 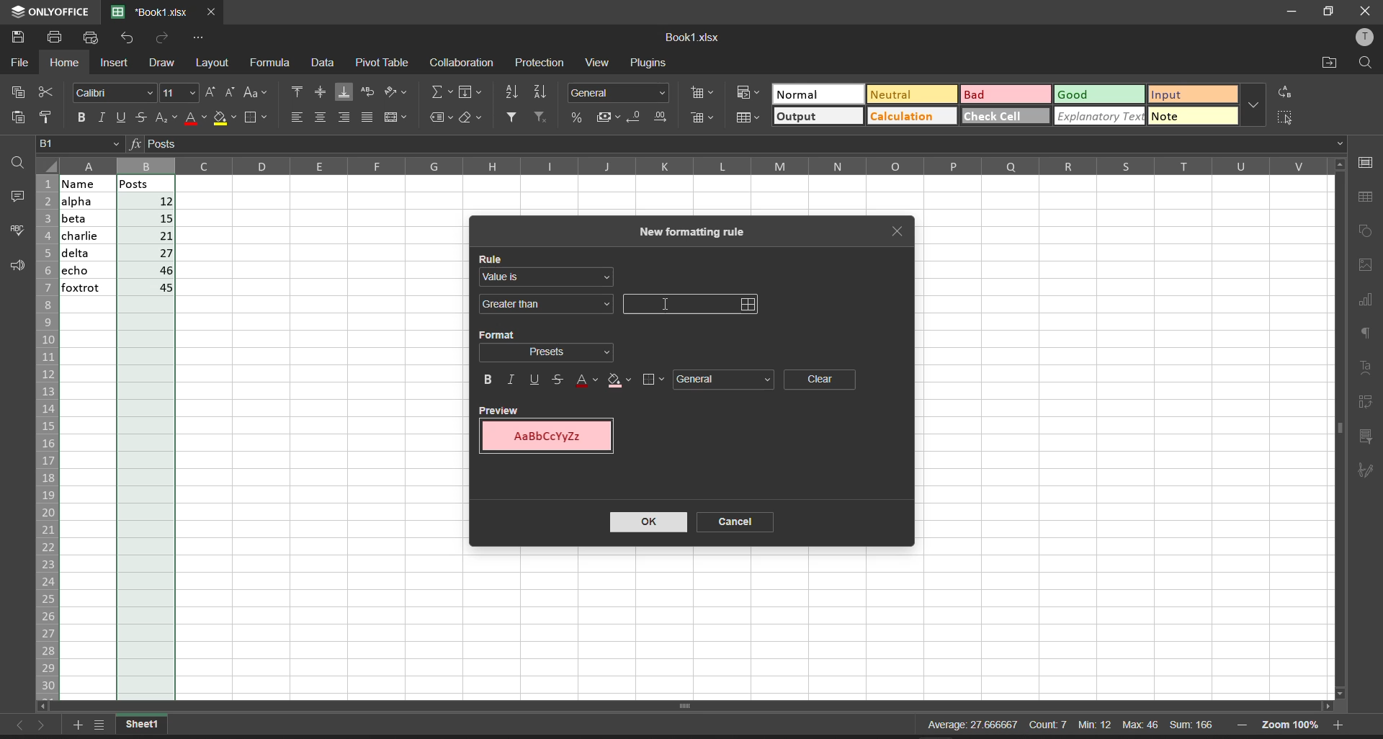 I want to click on font size, so click(x=178, y=92).